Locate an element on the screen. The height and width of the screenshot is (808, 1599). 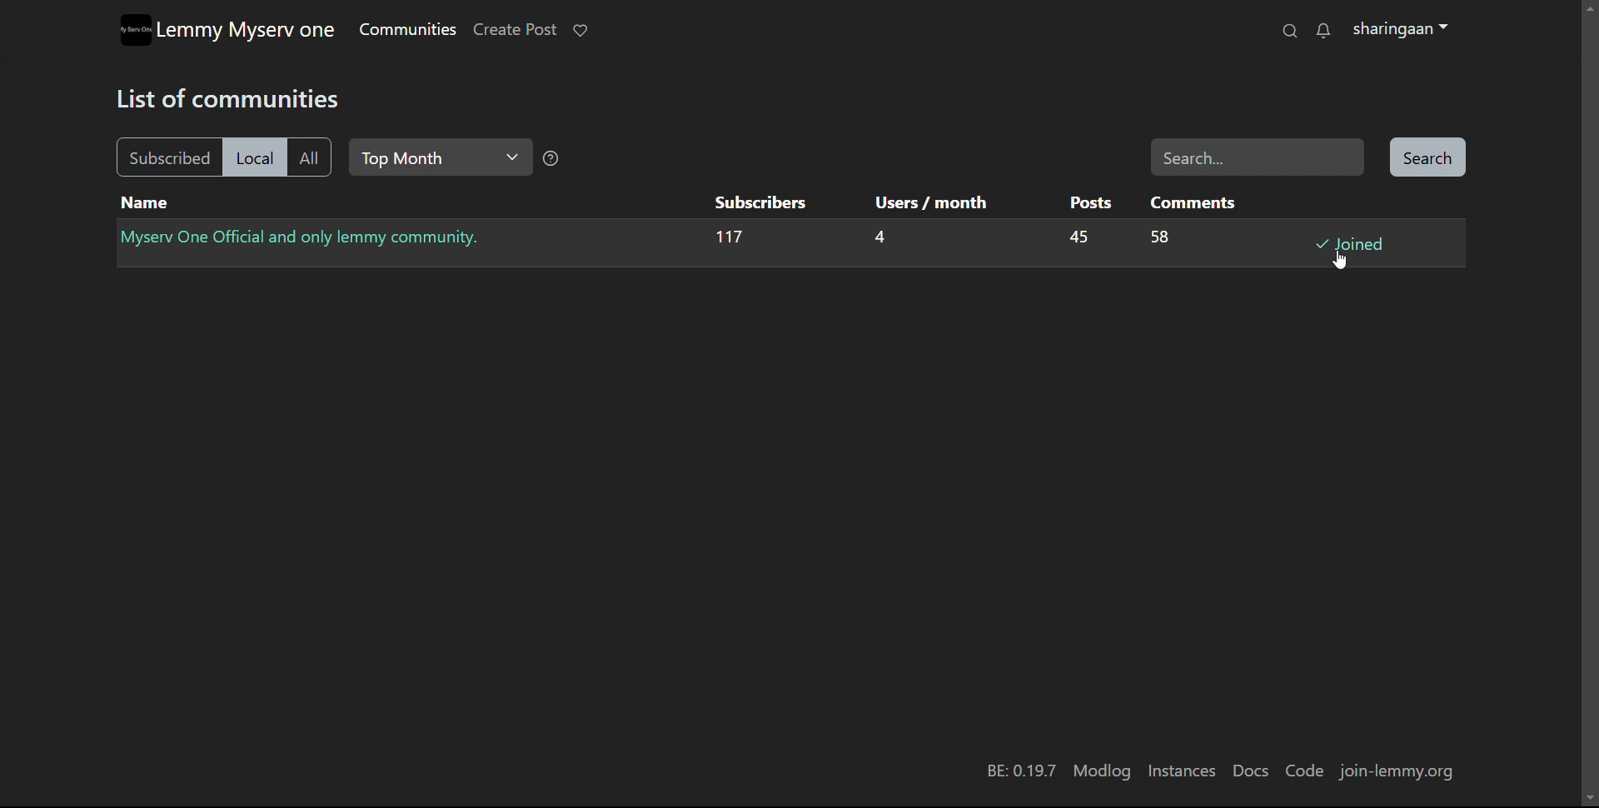
donate to lemmy is located at coordinates (580, 30).